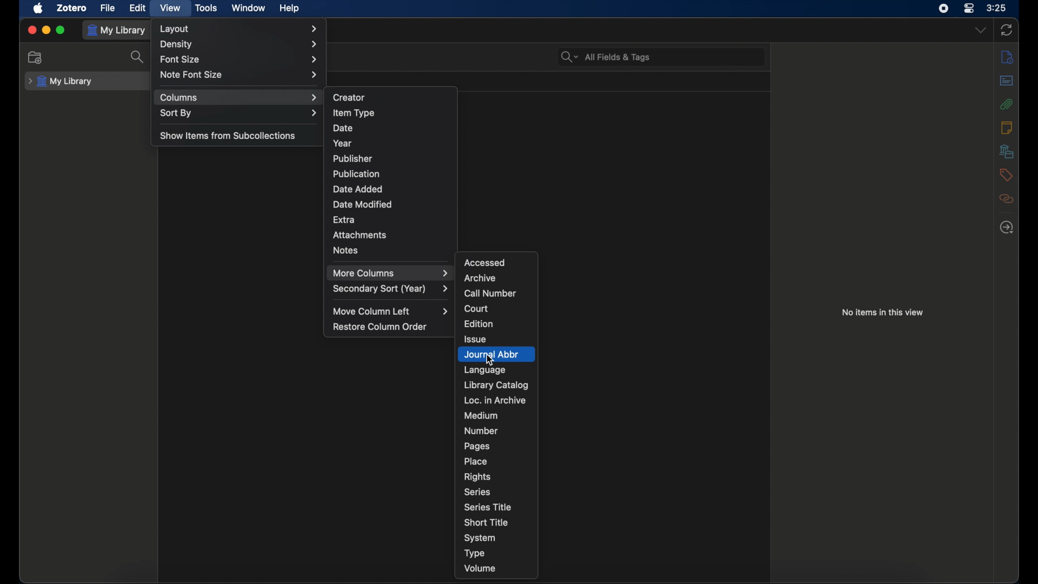 Image resolution: width=1038 pixels, height=584 pixels. What do you see at coordinates (1006, 127) in the screenshot?
I see `notes` at bounding box center [1006, 127].